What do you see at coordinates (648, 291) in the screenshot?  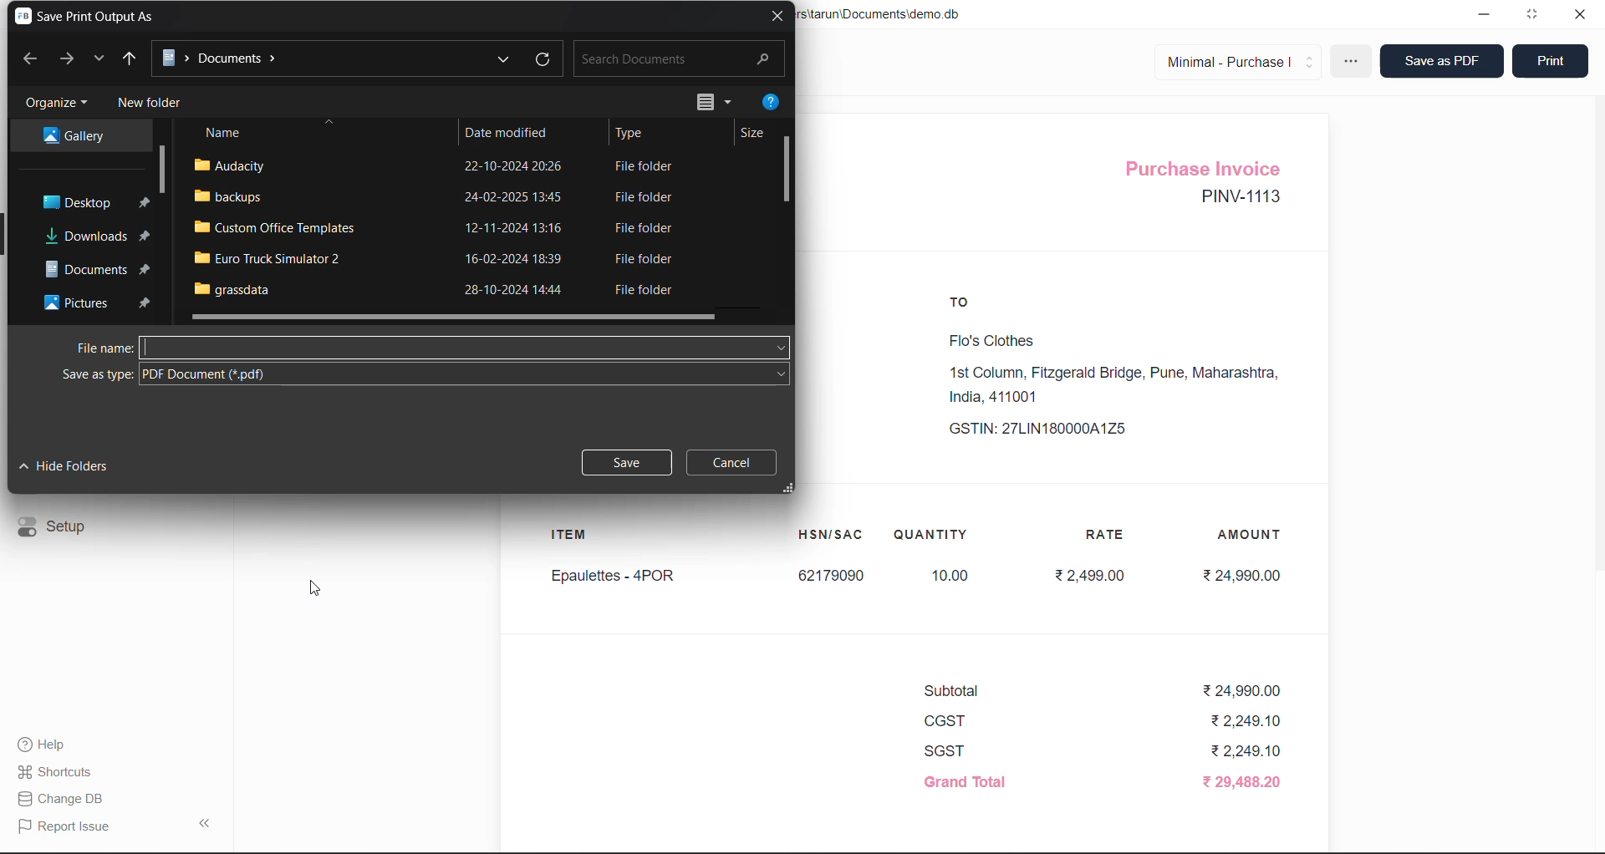 I see `File folder` at bounding box center [648, 291].